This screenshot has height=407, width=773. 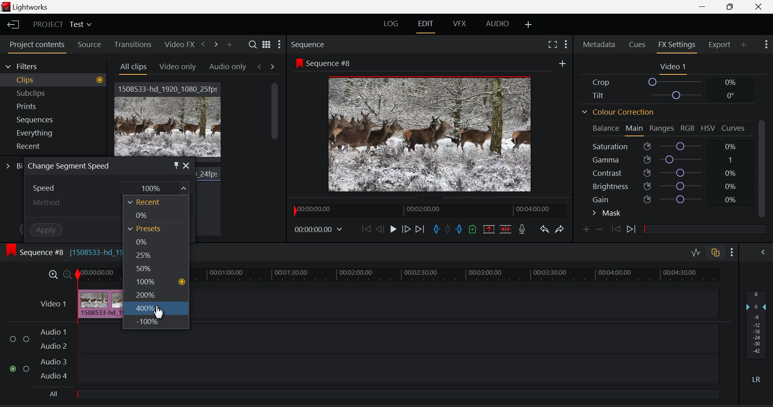 What do you see at coordinates (766, 46) in the screenshot?
I see `Show Settings` at bounding box center [766, 46].